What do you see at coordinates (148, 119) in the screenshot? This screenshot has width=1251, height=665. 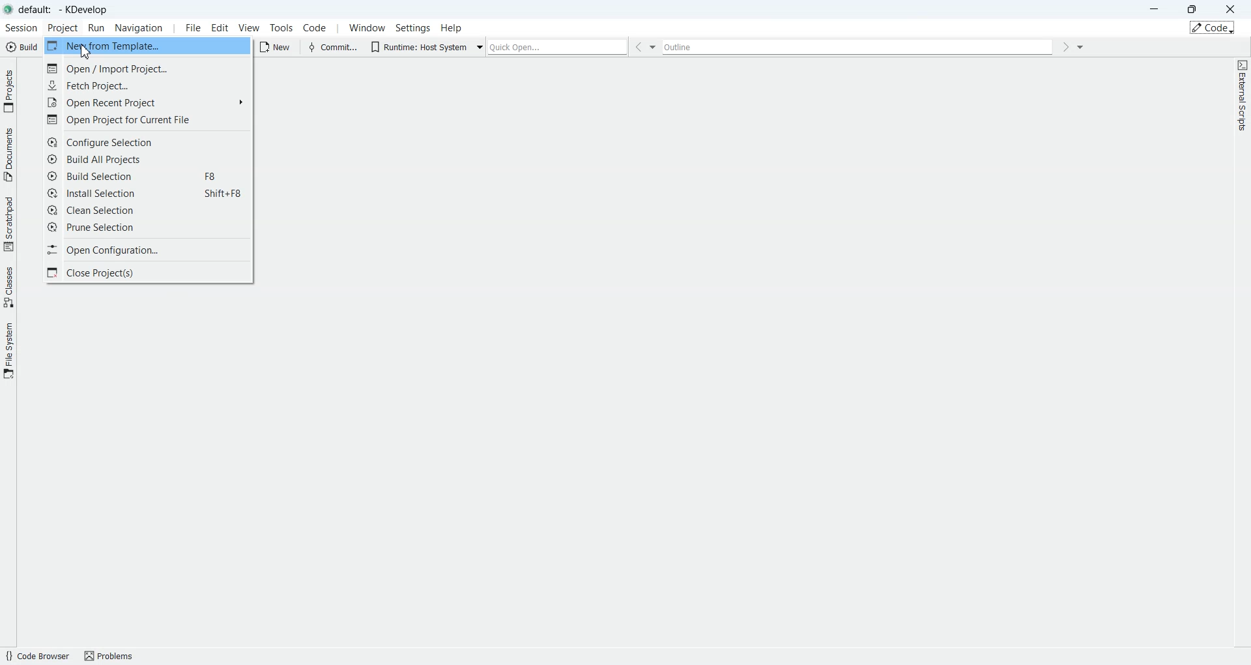 I see `Open Project for current File` at bounding box center [148, 119].